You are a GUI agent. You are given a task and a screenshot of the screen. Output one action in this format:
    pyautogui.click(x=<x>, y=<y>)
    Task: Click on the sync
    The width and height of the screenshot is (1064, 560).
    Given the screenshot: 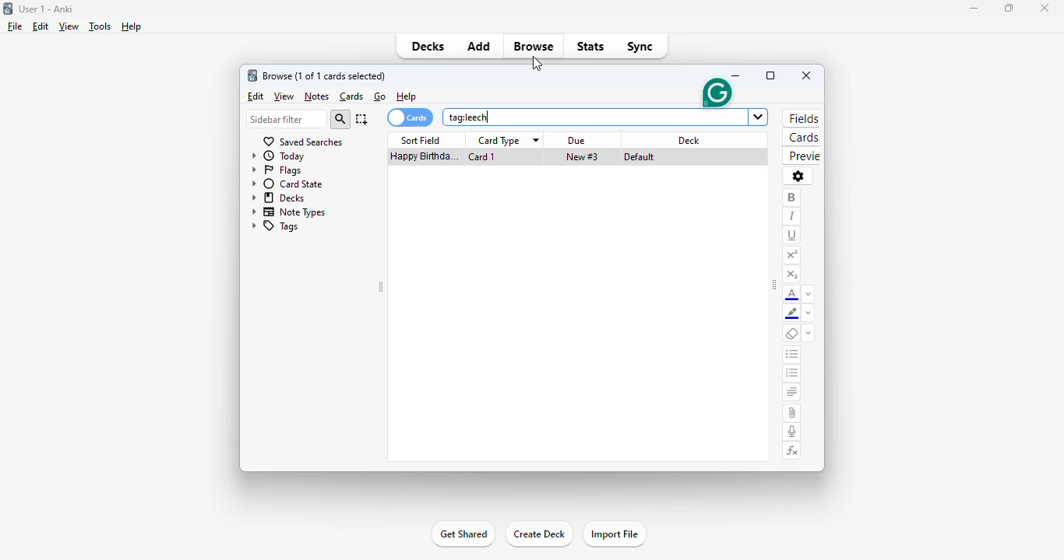 What is the action you would take?
    pyautogui.click(x=641, y=47)
    